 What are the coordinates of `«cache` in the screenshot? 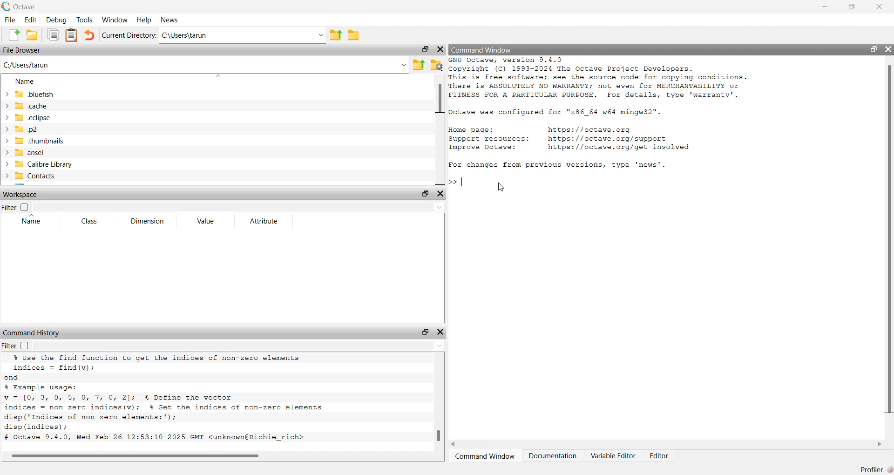 It's located at (25, 106).